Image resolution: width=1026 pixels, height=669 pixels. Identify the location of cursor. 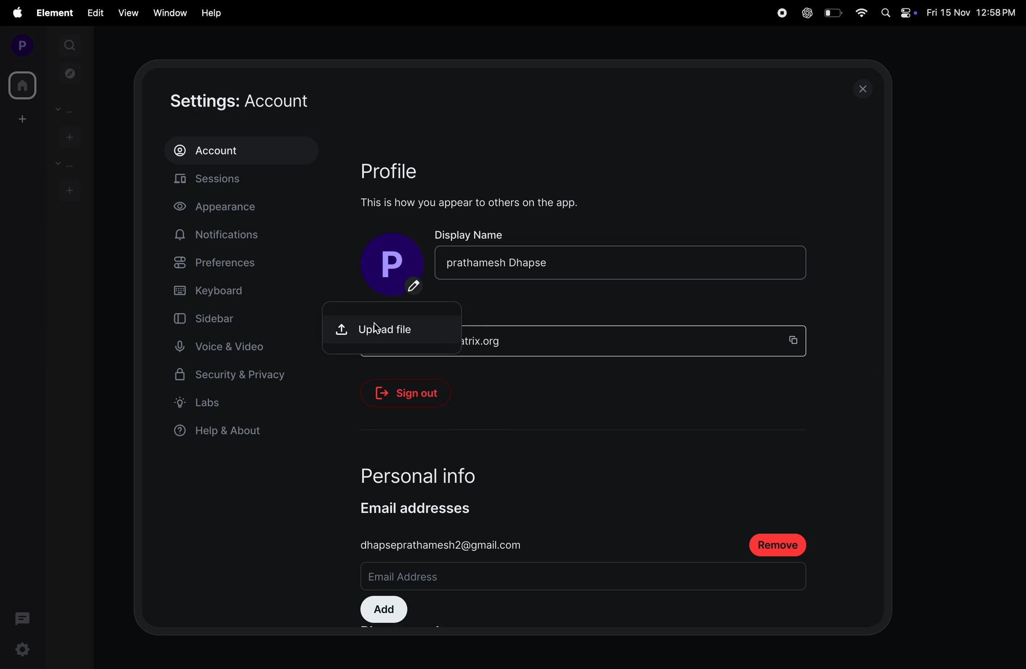
(381, 322).